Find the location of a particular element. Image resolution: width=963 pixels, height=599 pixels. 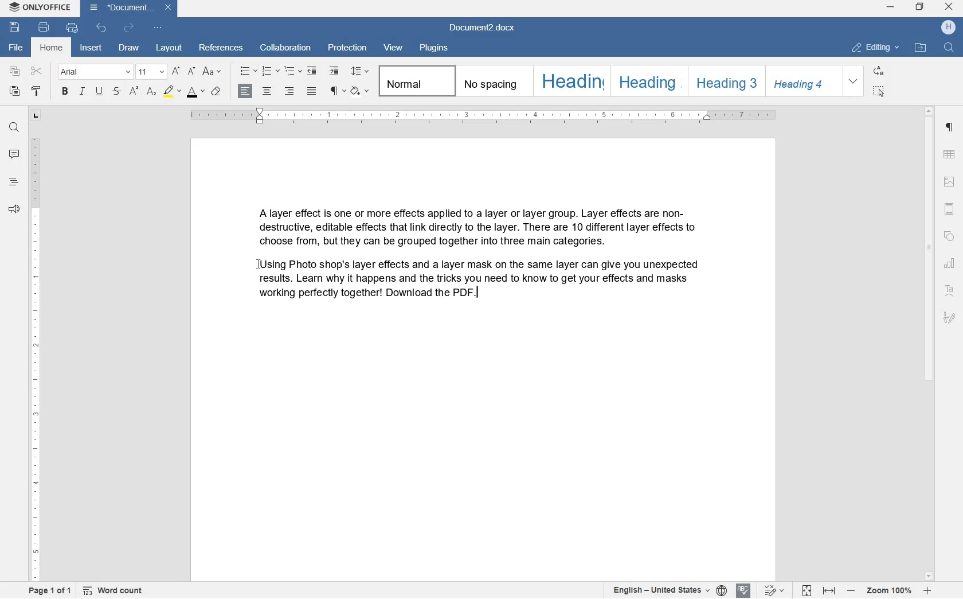

RIGHT ALIGNMENT is located at coordinates (289, 91).